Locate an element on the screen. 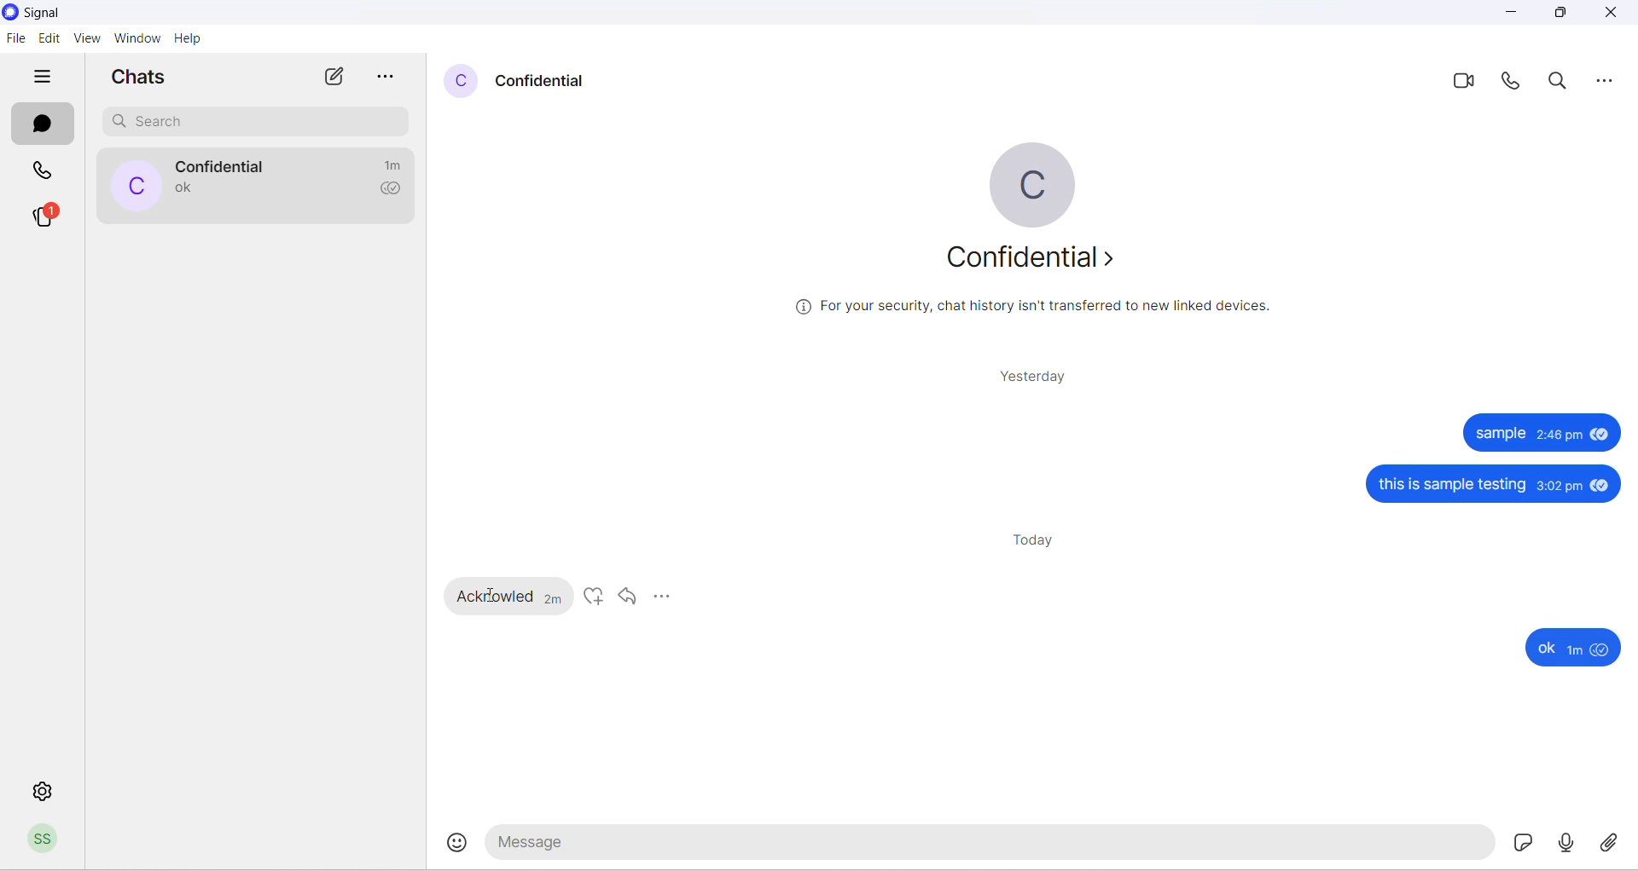  last message is located at coordinates (188, 188).